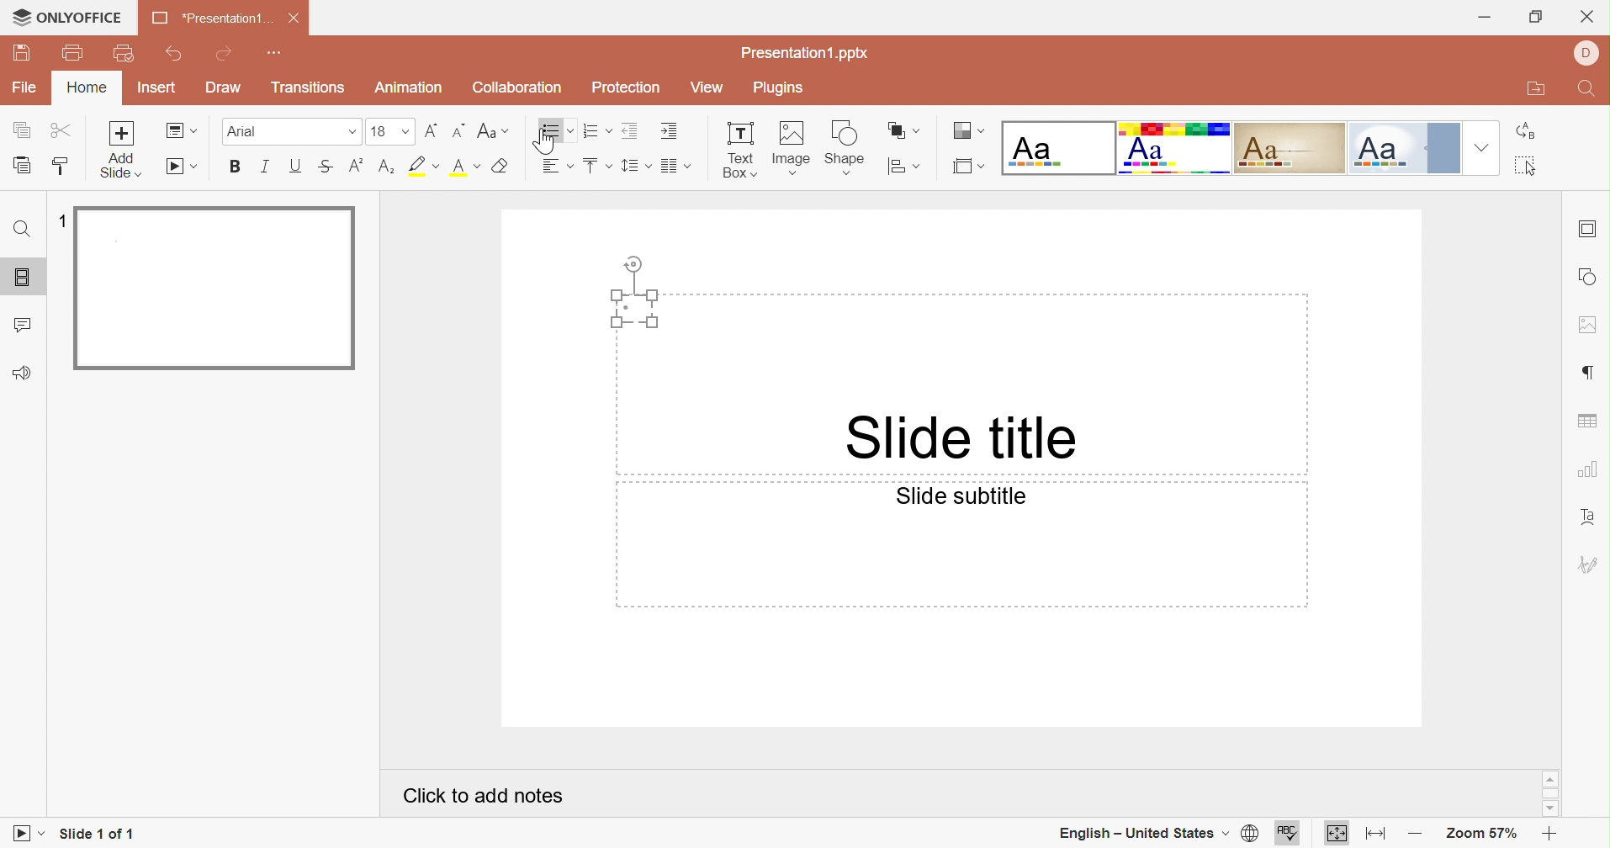 Image resolution: width=1610 pixels, height=848 pixels. What do you see at coordinates (629, 88) in the screenshot?
I see `Protection` at bounding box center [629, 88].